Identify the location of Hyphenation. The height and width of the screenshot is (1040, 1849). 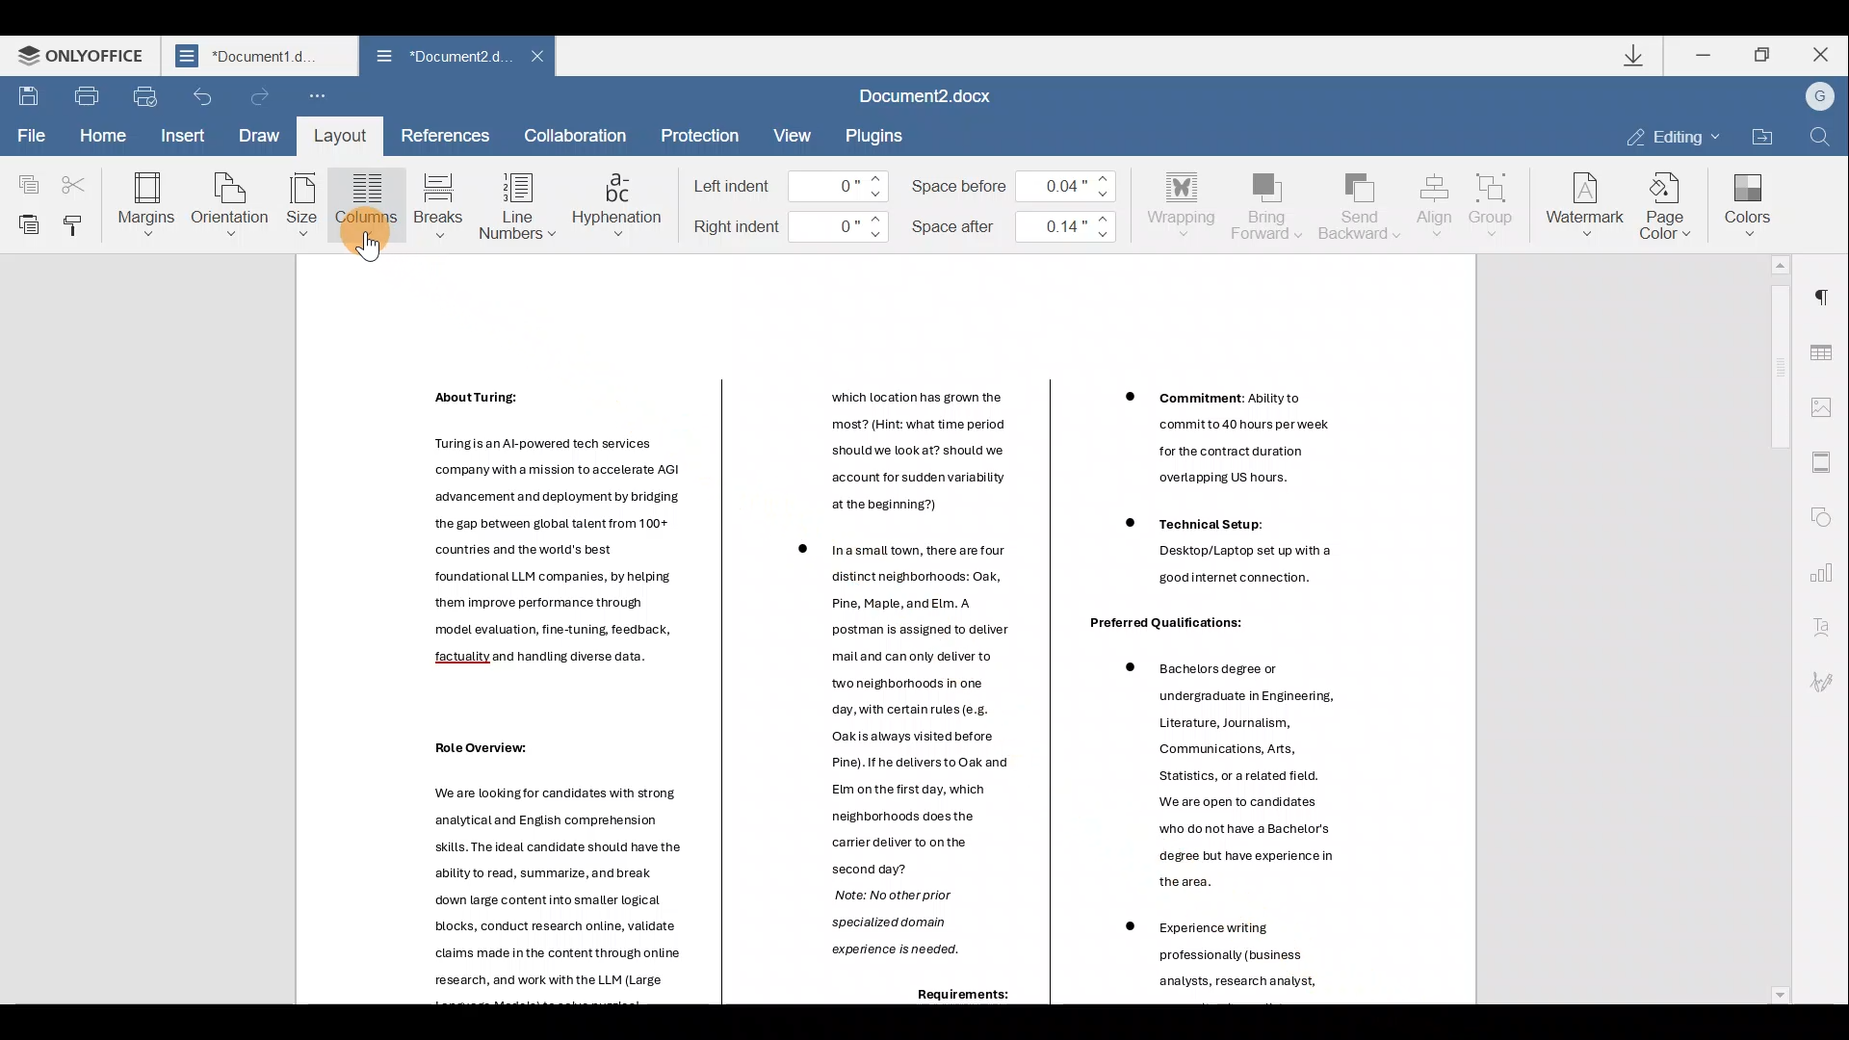
(618, 201).